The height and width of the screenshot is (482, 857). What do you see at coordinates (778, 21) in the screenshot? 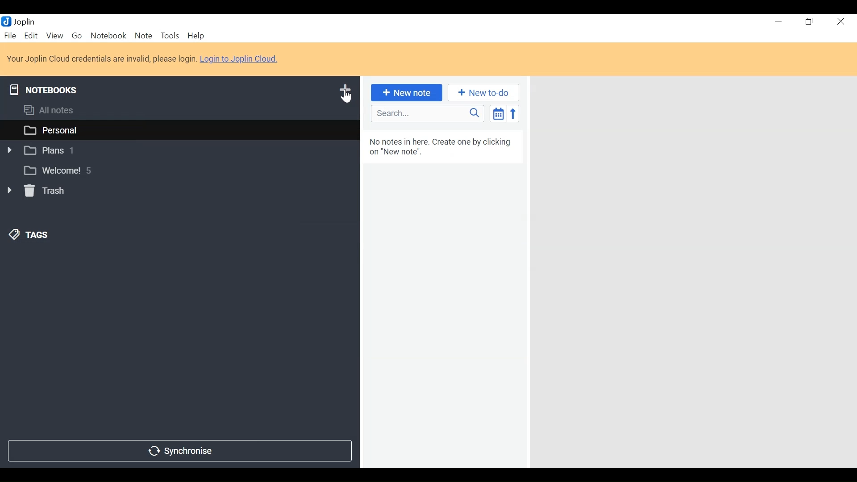
I see `Minimize` at bounding box center [778, 21].